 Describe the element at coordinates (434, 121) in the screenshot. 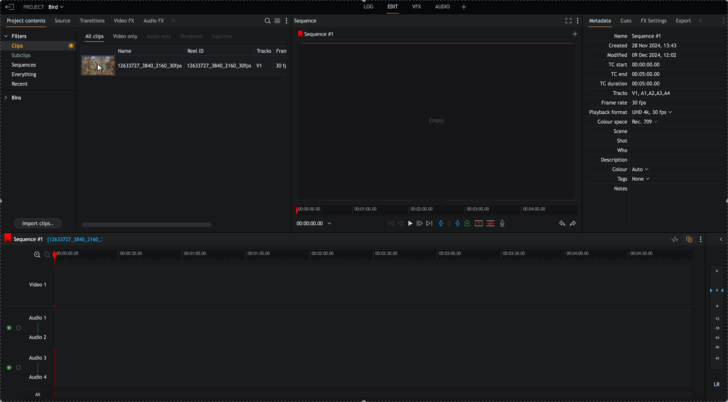

I see `video preview` at that location.